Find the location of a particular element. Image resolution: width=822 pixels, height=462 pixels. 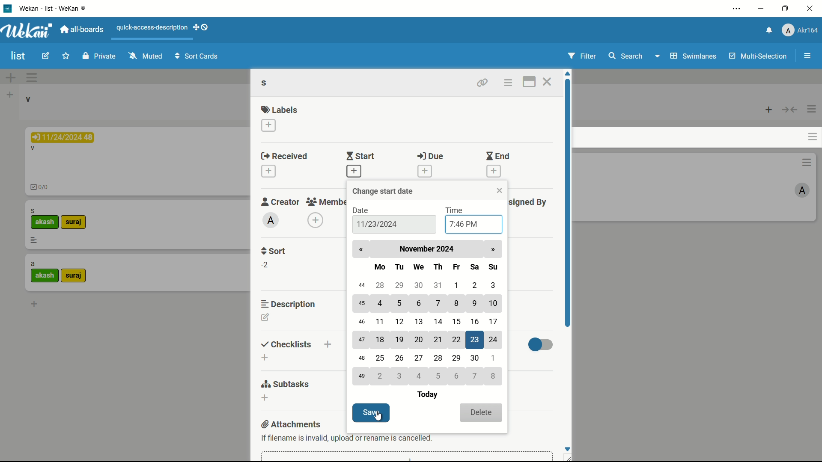

time is located at coordinates (456, 211).